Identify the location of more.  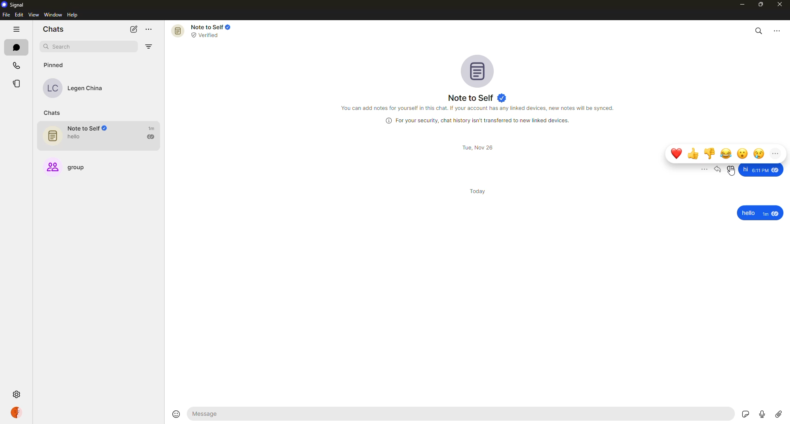
(700, 170).